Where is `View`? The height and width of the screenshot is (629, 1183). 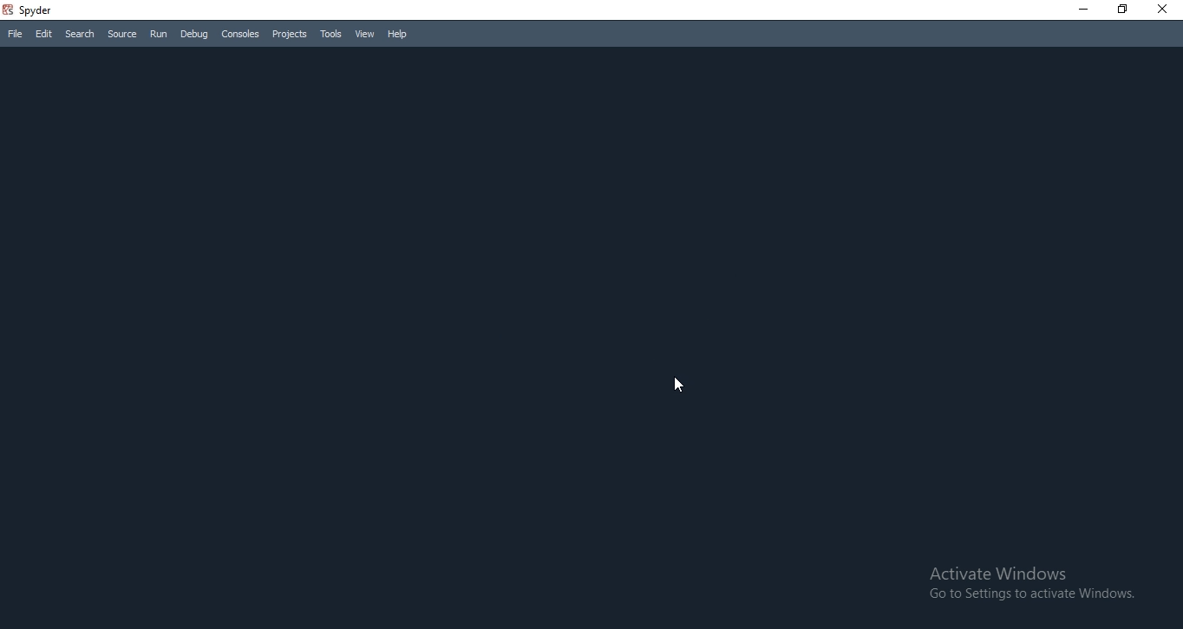 View is located at coordinates (364, 36).